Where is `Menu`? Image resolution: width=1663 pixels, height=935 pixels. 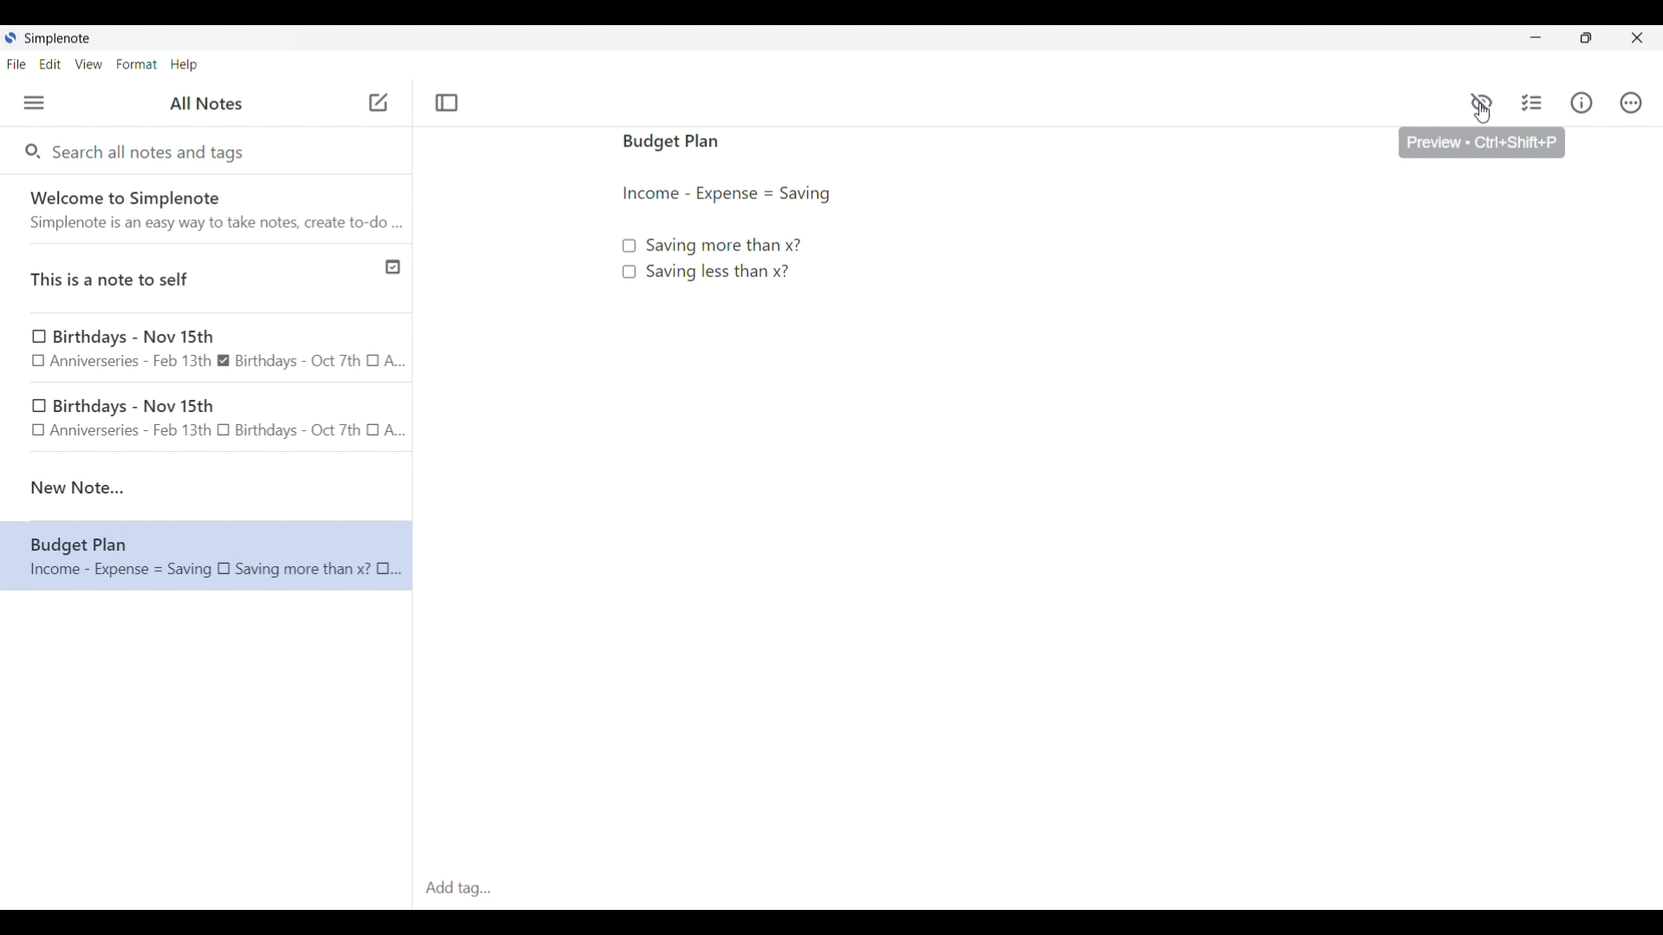
Menu is located at coordinates (34, 102).